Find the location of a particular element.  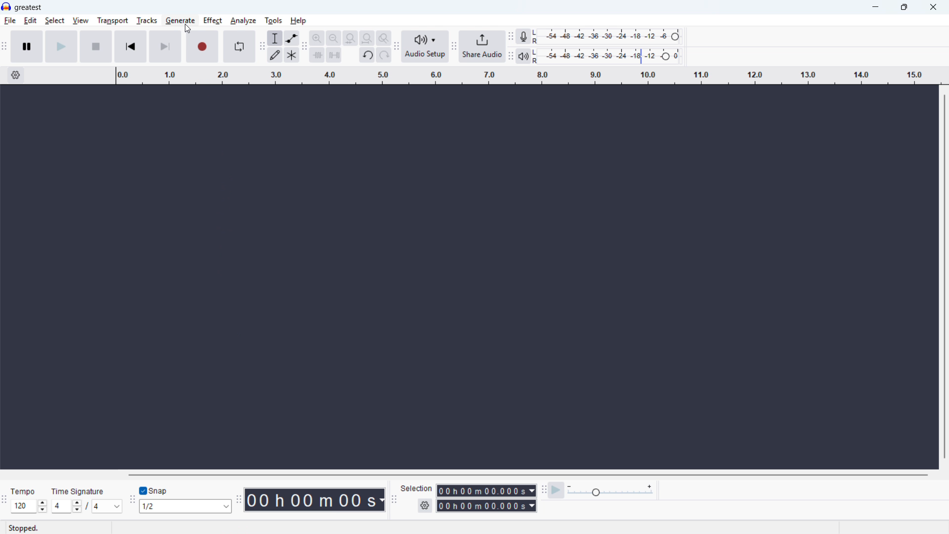

Select snapping  is located at coordinates (186, 506).